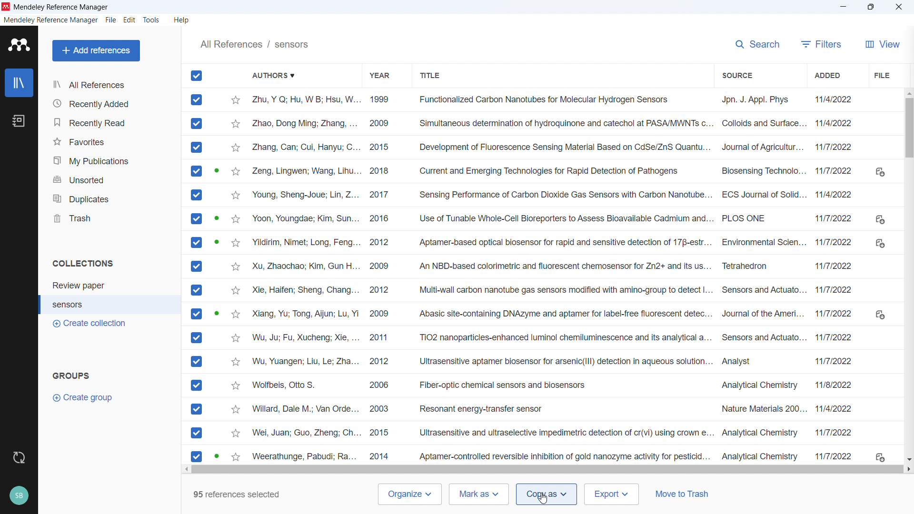 The image size is (914, 514). I want to click on notebook, so click(20, 121).